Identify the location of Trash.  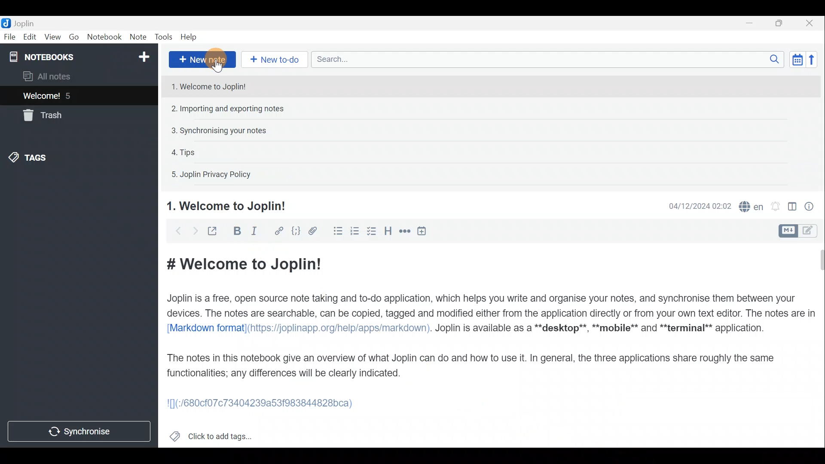
(41, 115).